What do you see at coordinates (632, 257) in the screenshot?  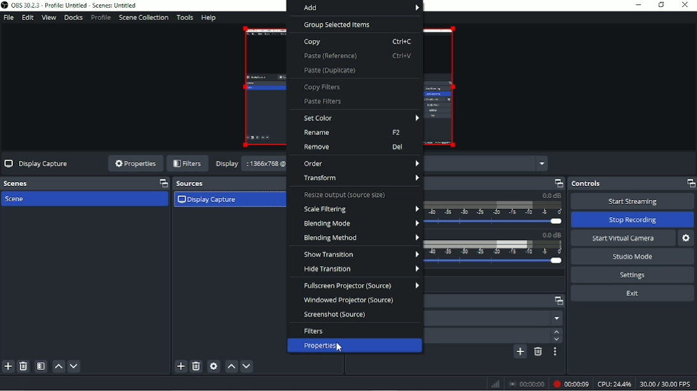 I see `Studio mode` at bounding box center [632, 257].